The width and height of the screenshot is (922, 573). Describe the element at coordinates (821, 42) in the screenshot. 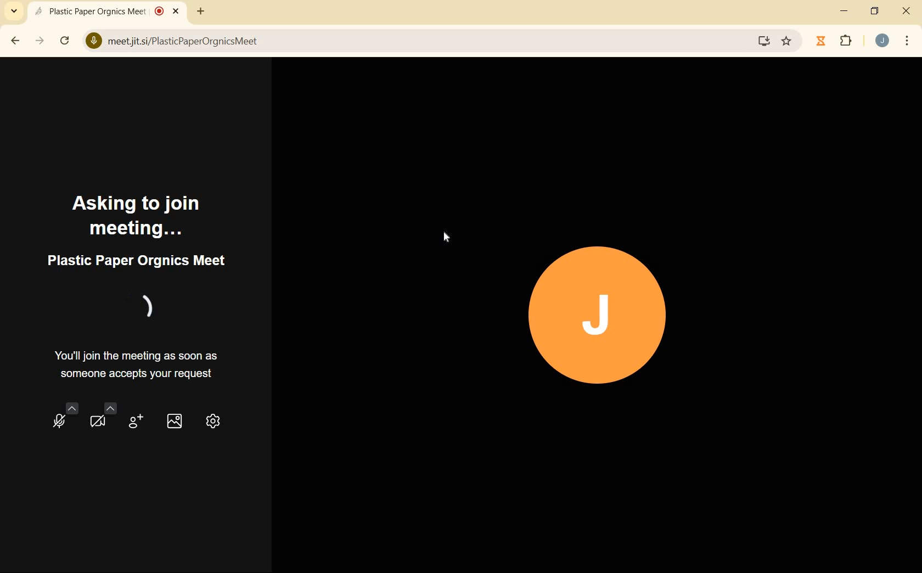

I see `Jibble` at that location.